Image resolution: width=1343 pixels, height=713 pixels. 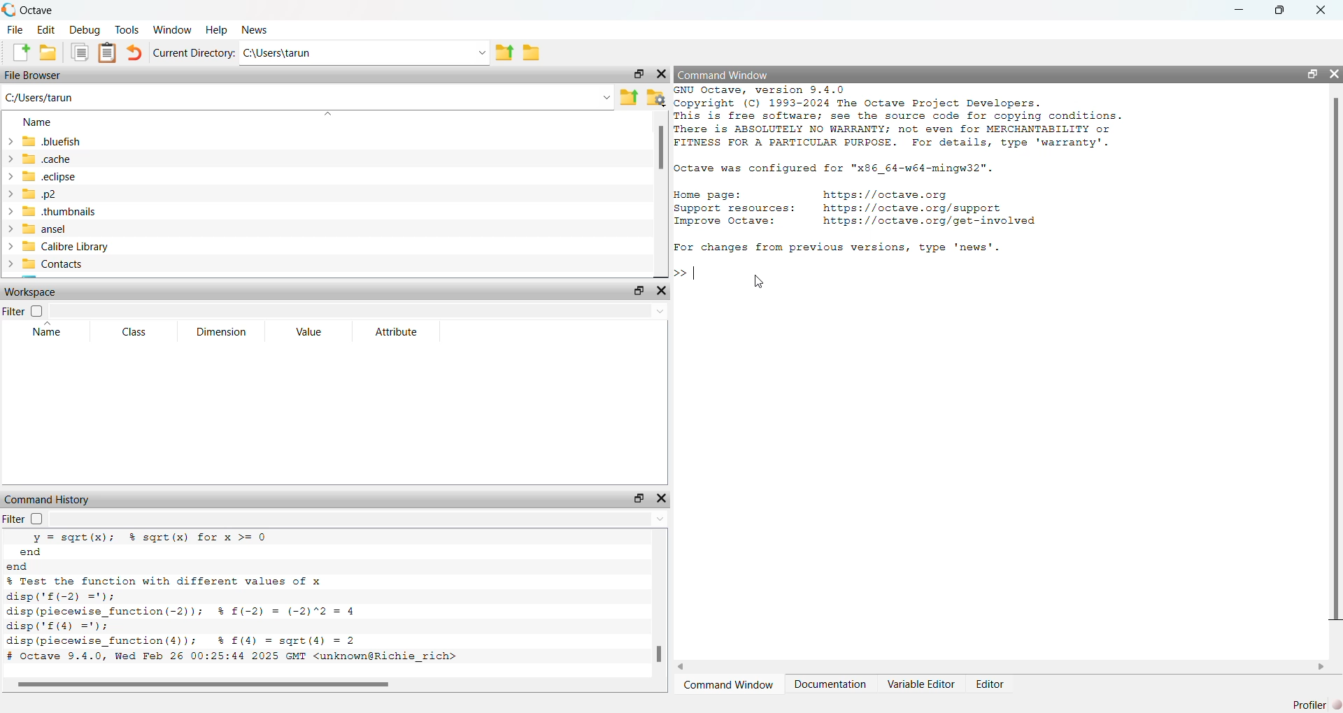 I want to click on Command Window, so click(x=723, y=74).